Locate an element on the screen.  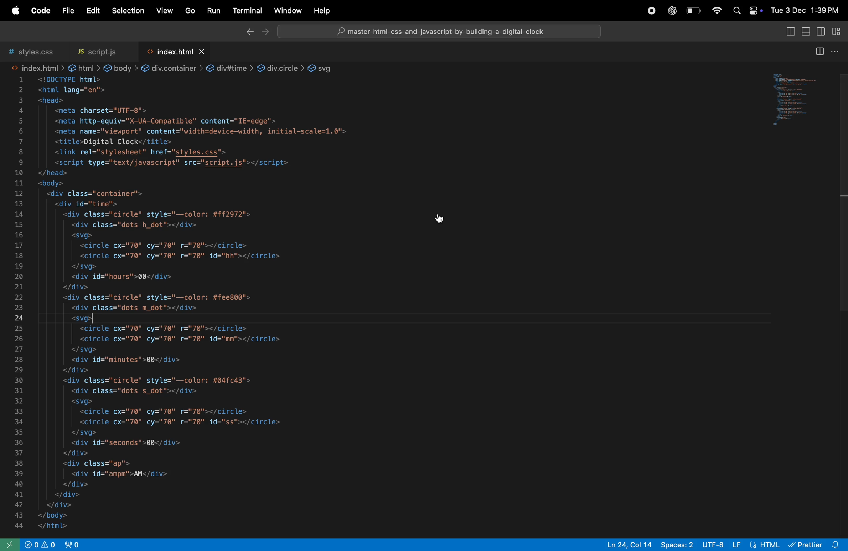
file is located at coordinates (66, 11).